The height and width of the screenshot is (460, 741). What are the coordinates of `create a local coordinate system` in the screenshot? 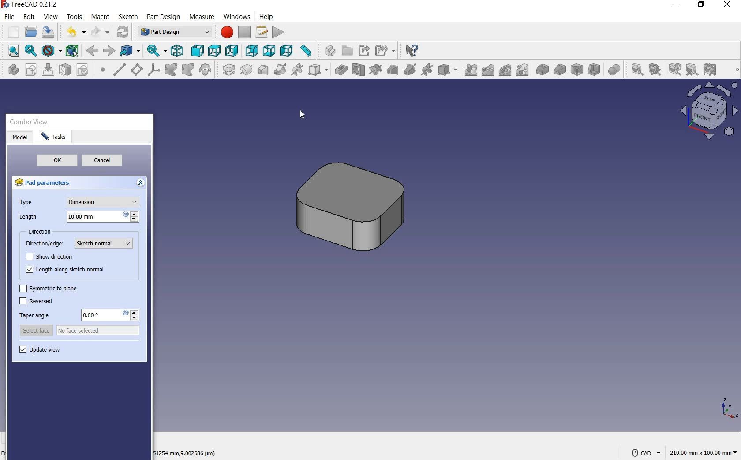 It's located at (154, 70).